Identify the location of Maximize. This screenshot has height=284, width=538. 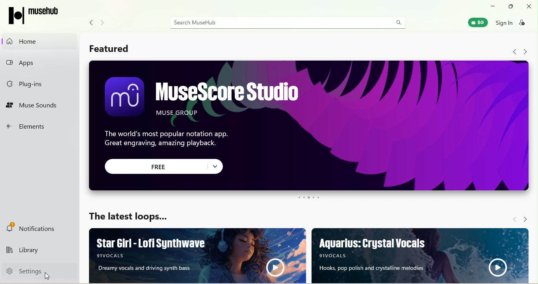
(509, 7).